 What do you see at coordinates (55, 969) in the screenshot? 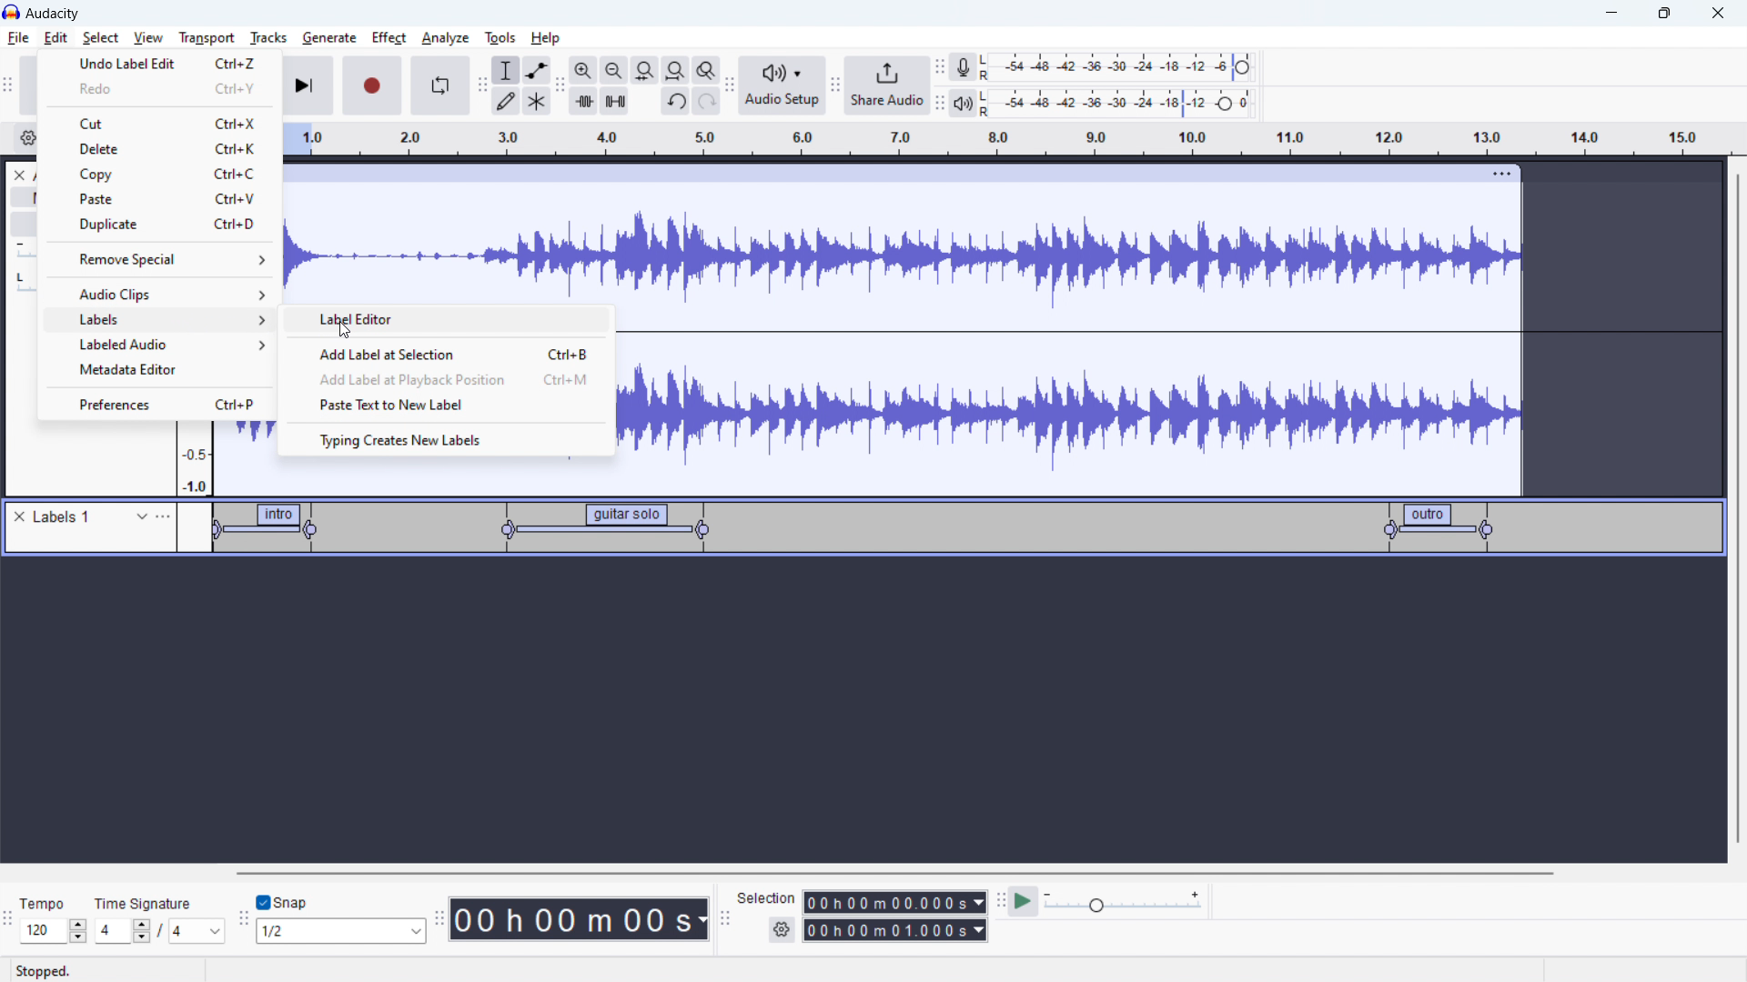
I see `stopped.` at bounding box center [55, 969].